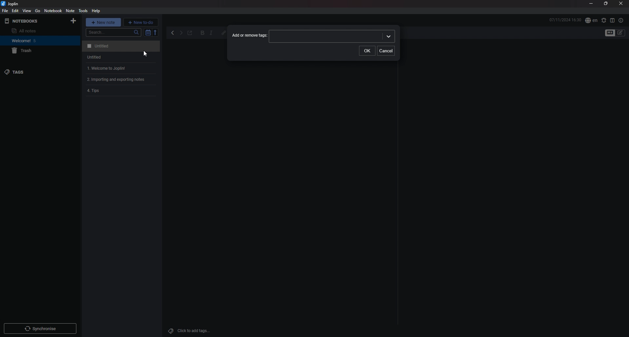 This screenshot has width=629, height=337. I want to click on new note, so click(104, 22).